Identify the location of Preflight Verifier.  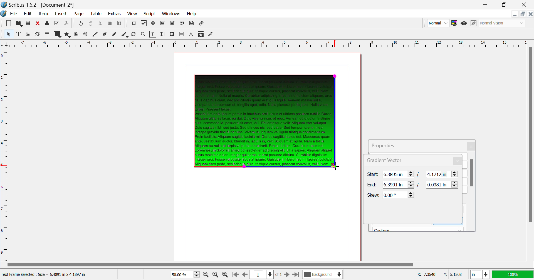
(57, 23).